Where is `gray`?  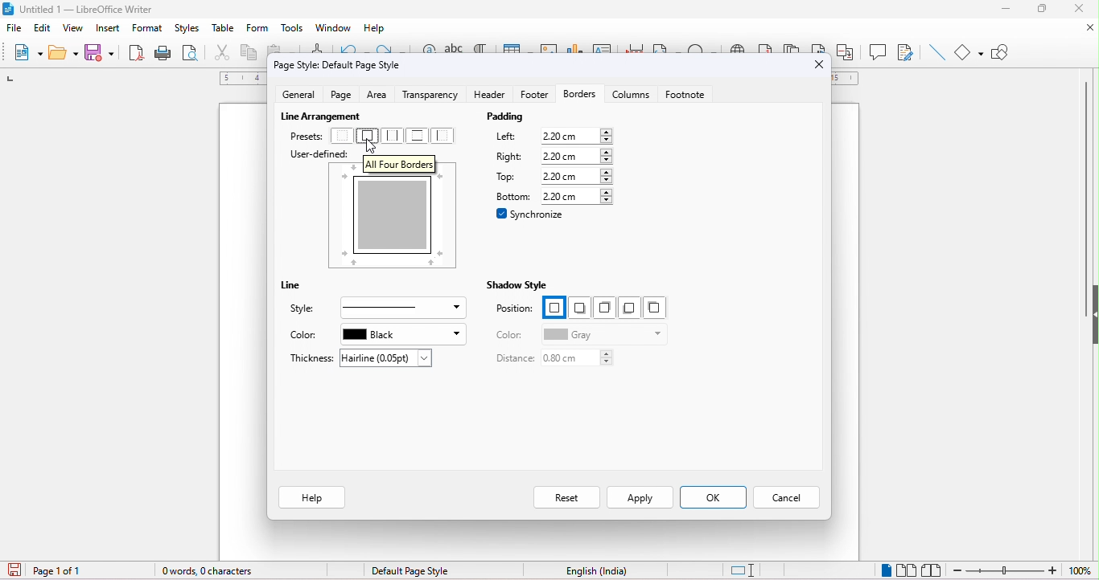 gray is located at coordinates (600, 334).